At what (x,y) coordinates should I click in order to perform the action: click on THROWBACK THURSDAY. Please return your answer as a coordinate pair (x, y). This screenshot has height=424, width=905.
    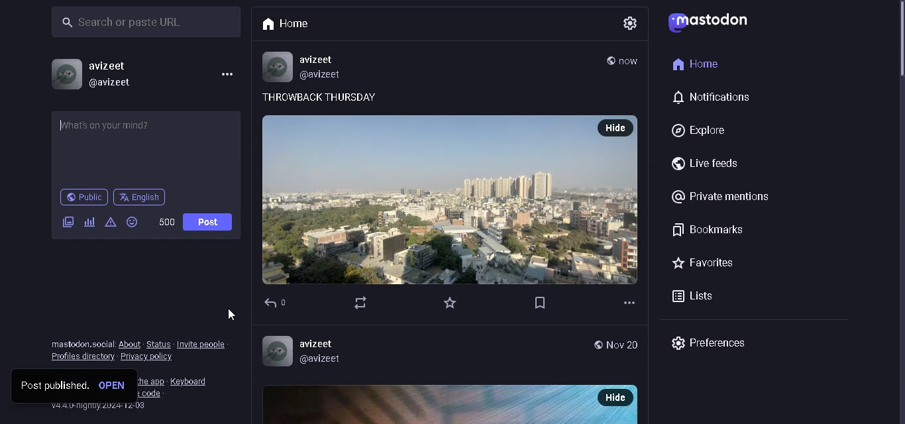
    Looking at the image, I should click on (320, 97).